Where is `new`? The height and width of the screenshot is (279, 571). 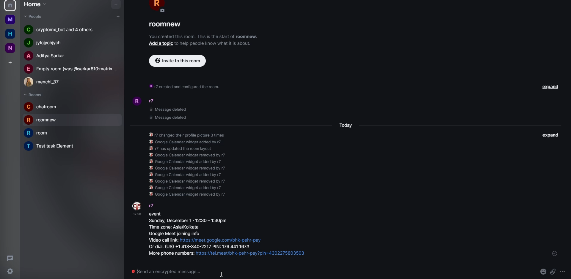 new is located at coordinates (10, 48).